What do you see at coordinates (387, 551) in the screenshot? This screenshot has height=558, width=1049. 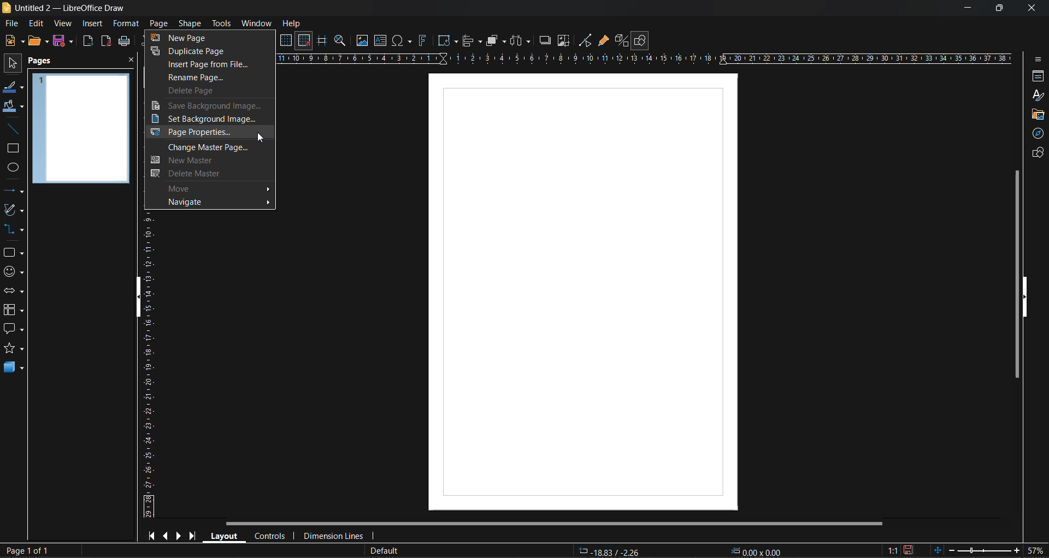 I see `slide master name` at bounding box center [387, 551].